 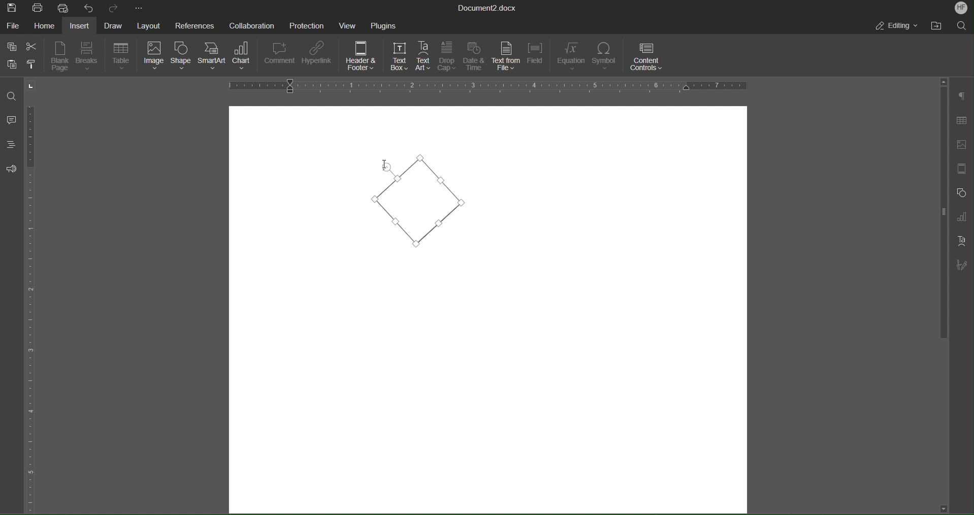 What do you see at coordinates (961, 9) in the screenshot?
I see `Account` at bounding box center [961, 9].